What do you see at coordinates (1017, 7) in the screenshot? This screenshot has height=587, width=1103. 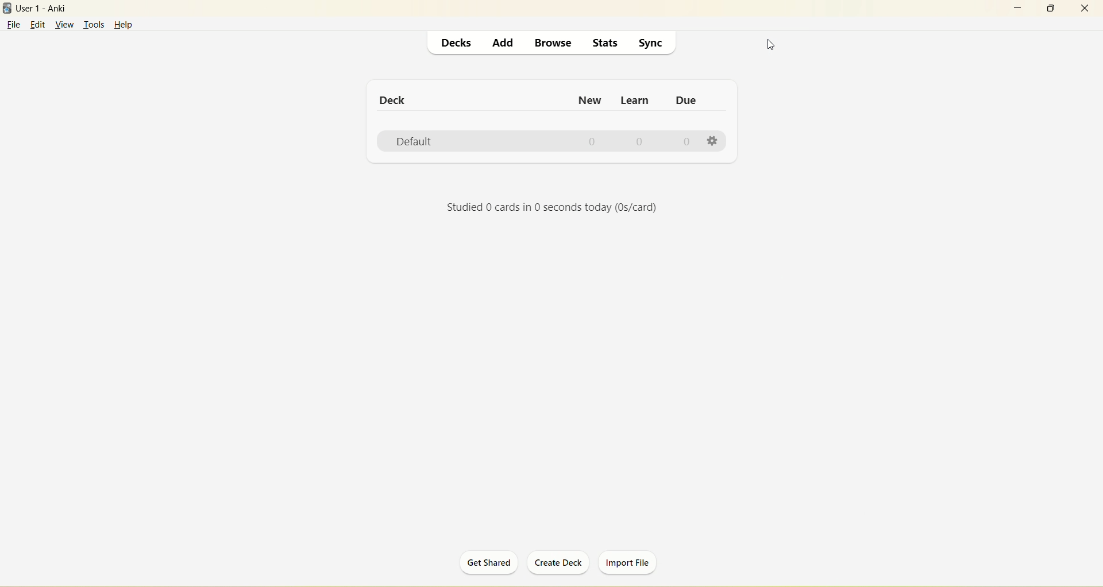 I see `minimize` at bounding box center [1017, 7].